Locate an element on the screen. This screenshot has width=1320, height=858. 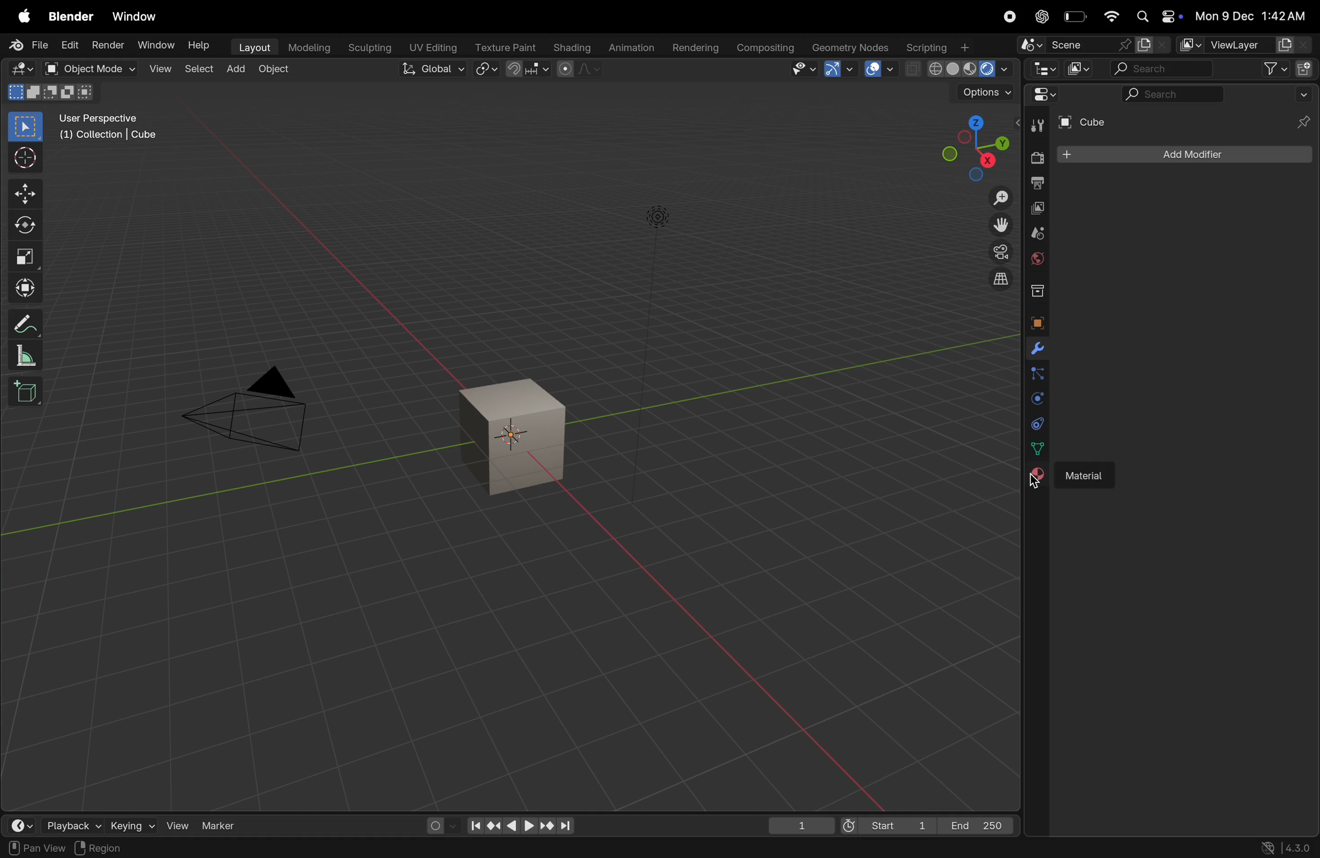
more options is located at coordinates (1303, 93).